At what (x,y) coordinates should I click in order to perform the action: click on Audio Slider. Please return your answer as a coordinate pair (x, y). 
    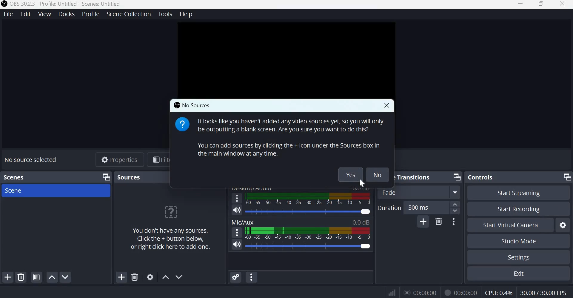
    Looking at the image, I should click on (365, 246).